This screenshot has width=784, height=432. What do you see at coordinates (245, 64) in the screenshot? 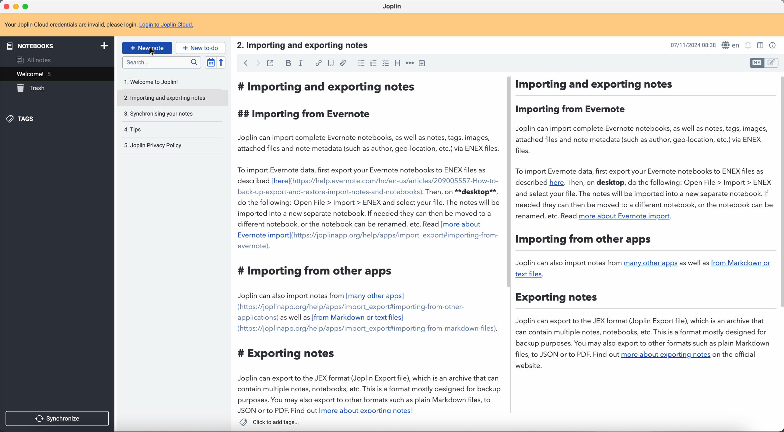
I see `back` at bounding box center [245, 64].